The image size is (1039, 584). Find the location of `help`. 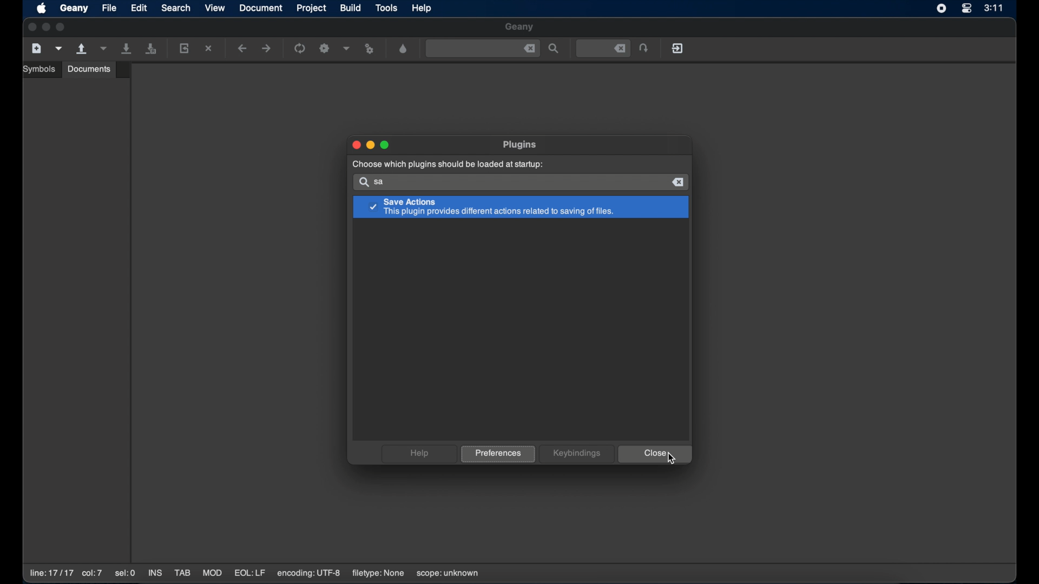

help is located at coordinates (423, 8).